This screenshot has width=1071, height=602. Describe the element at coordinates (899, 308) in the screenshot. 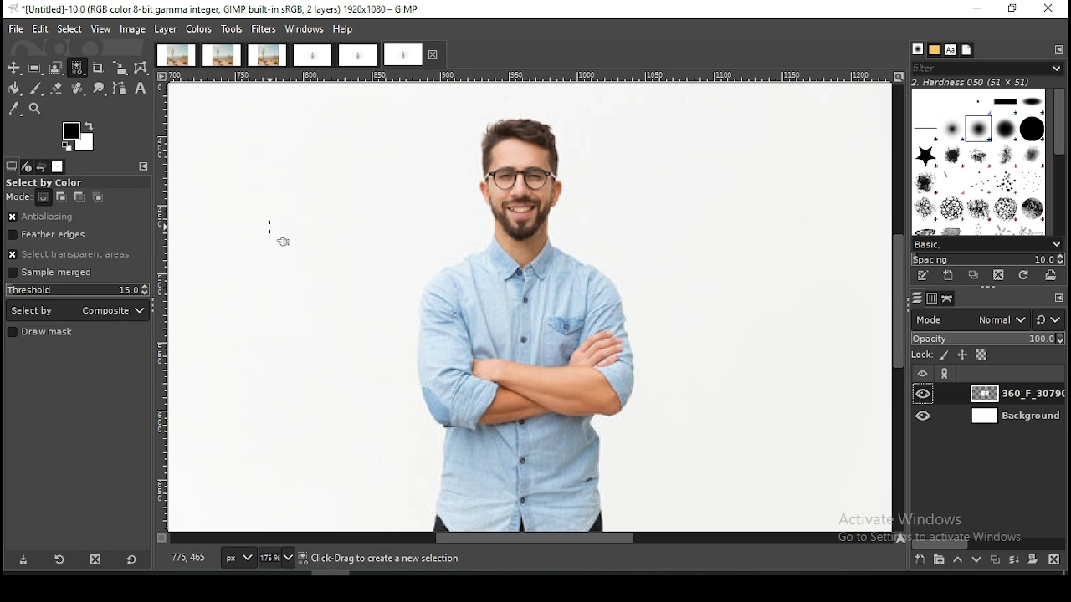

I see `scroll bar` at that location.